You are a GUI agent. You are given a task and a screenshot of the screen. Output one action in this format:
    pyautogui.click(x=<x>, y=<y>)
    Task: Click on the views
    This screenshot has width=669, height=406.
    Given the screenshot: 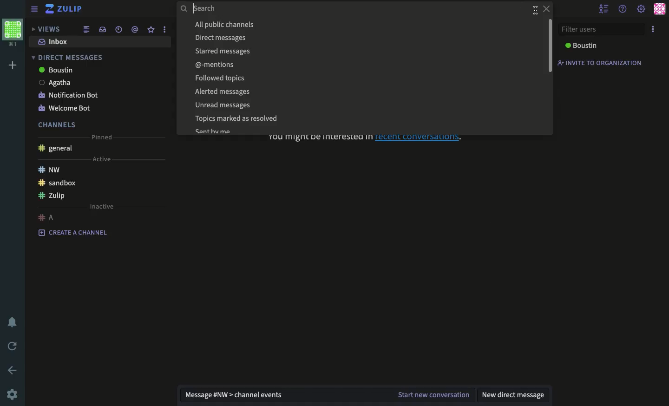 What is the action you would take?
    pyautogui.click(x=46, y=30)
    